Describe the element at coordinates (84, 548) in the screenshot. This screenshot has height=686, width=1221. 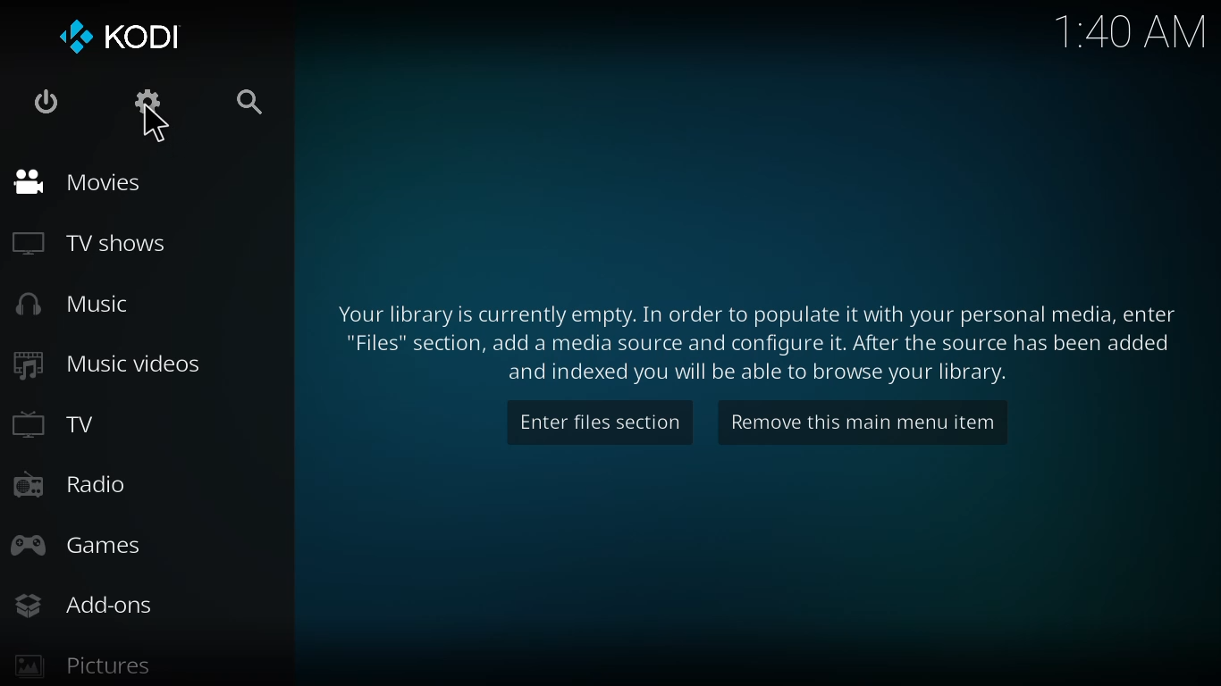
I see `games` at that location.